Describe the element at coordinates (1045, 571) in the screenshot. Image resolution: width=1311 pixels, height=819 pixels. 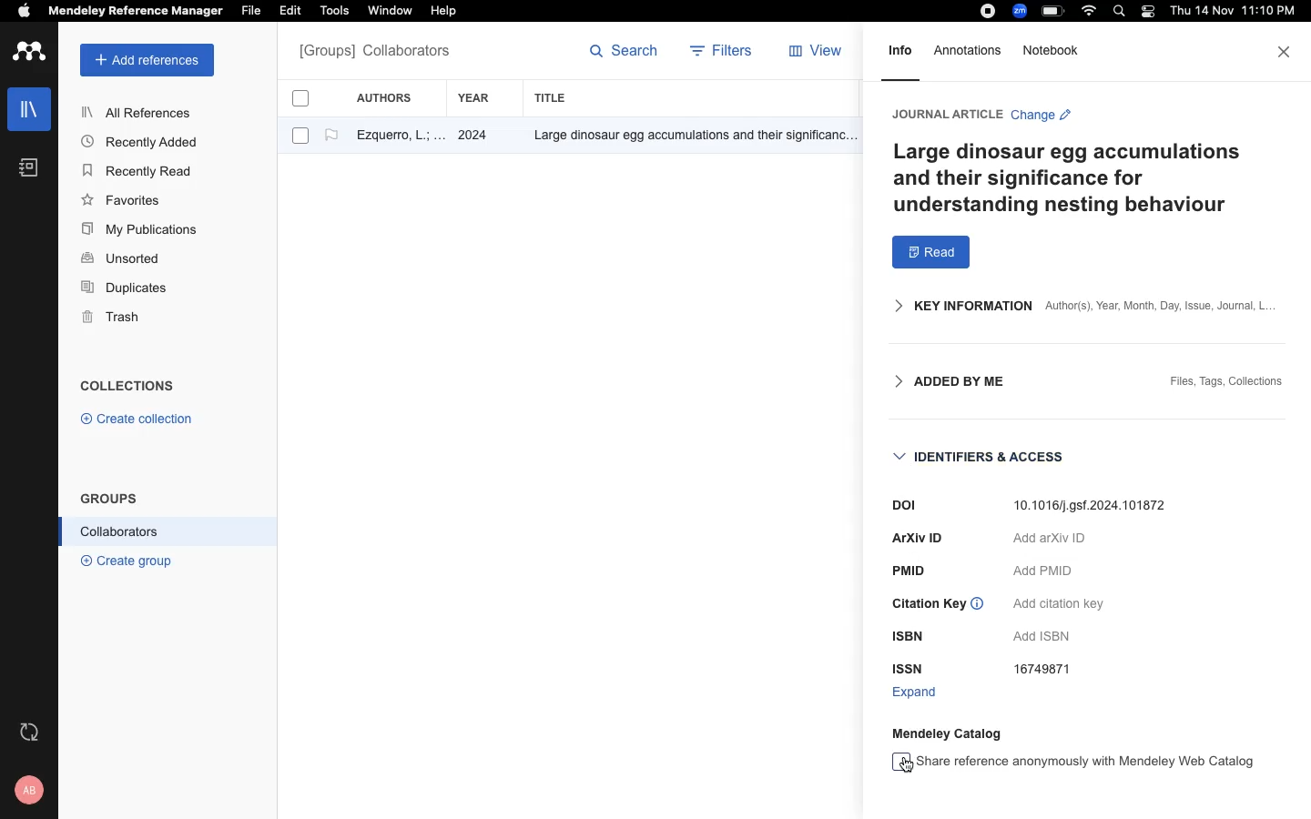
I see `Add PMId` at that location.